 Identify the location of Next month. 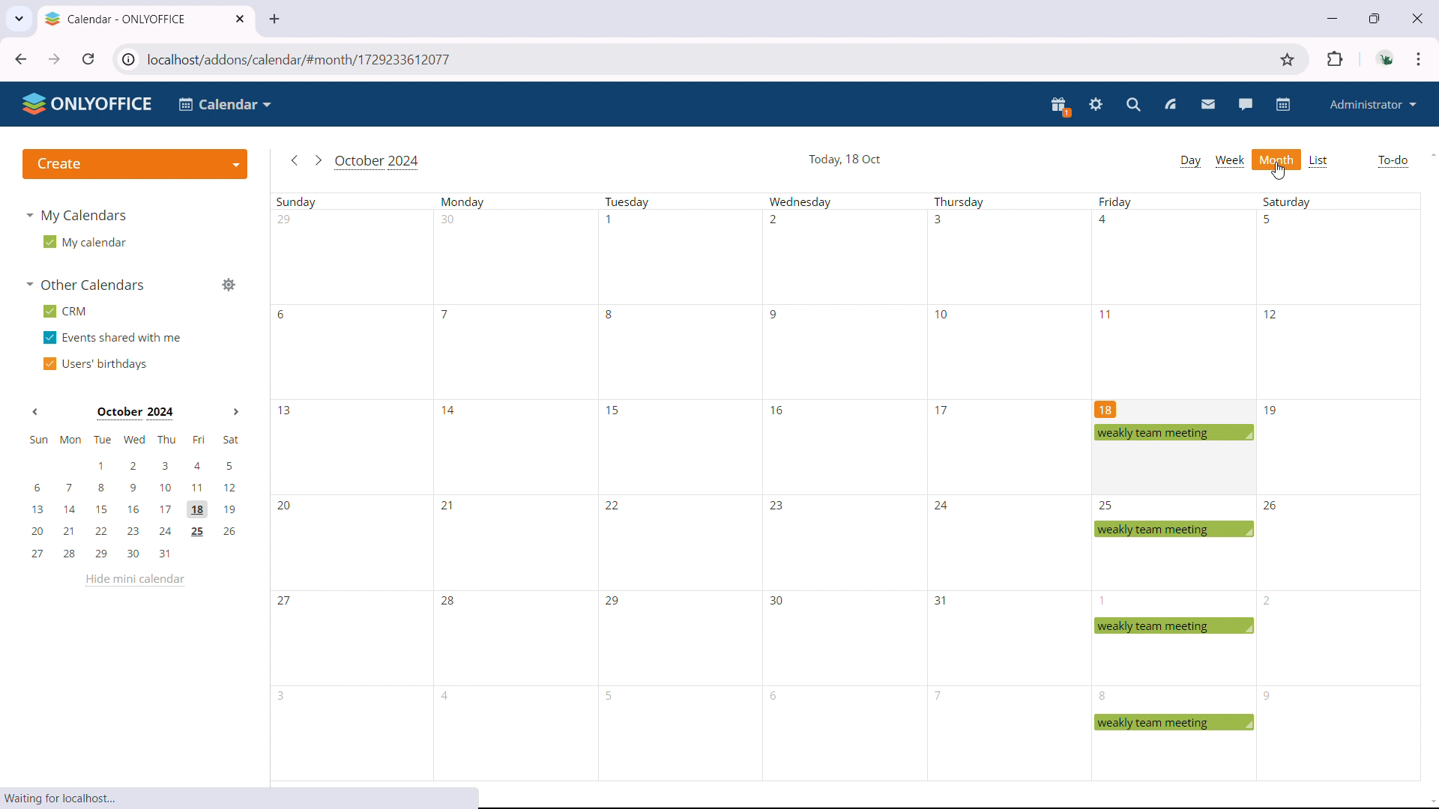
(233, 413).